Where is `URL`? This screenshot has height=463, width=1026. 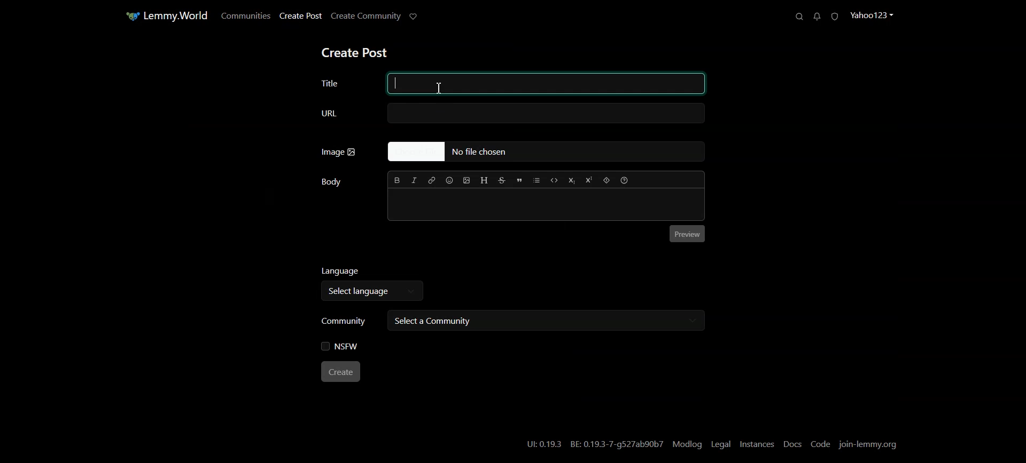 URL is located at coordinates (510, 114).